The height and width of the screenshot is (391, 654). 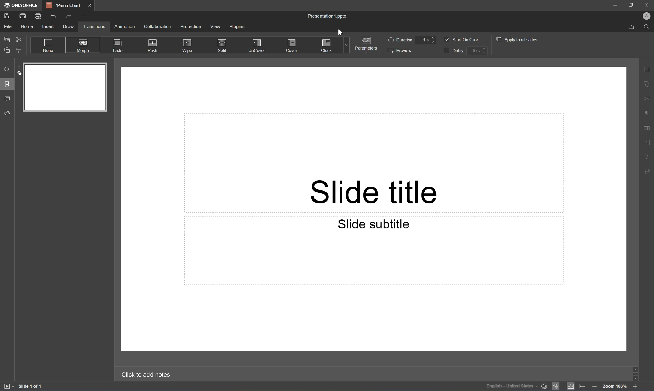 What do you see at coordinates (68, 16) in the screenshot?
I see `Redo` at bounding box center [68, 16].